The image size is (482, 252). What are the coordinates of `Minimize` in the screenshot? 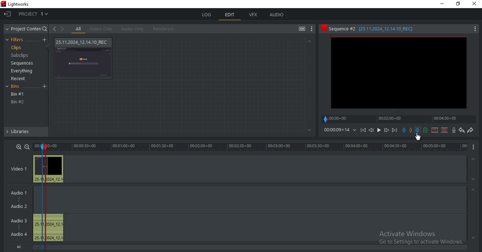 It's located at (441, 4).